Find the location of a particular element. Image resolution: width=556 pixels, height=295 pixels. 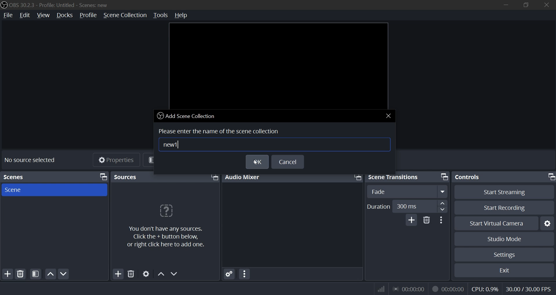

close is located at coordinates (546, 5).